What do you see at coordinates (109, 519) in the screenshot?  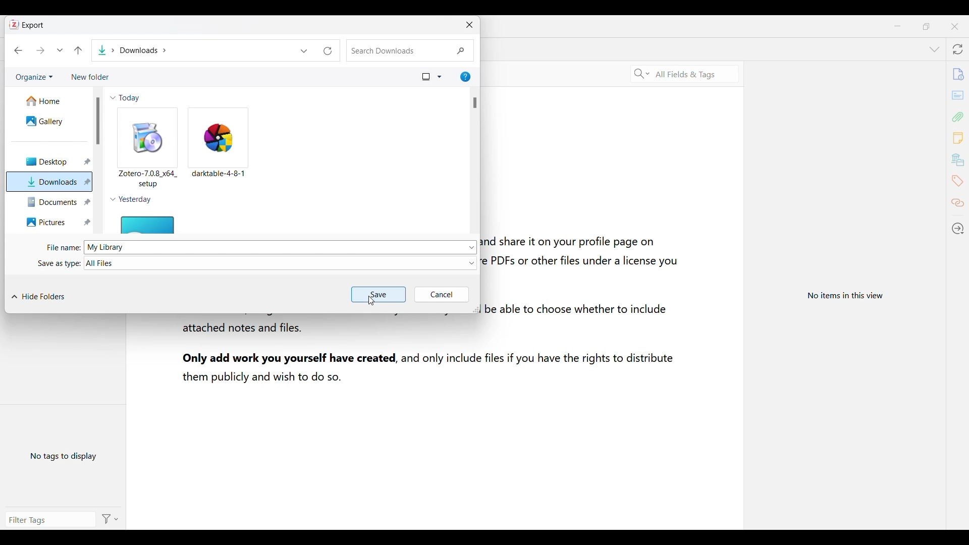 I see `Action options` at bounding box center [109, 519].